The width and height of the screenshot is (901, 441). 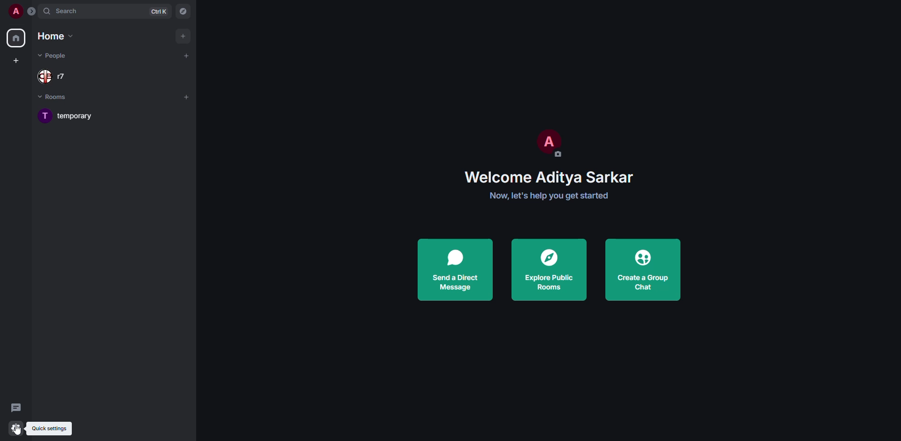 I want to click on add, so click(x=185, y=55).